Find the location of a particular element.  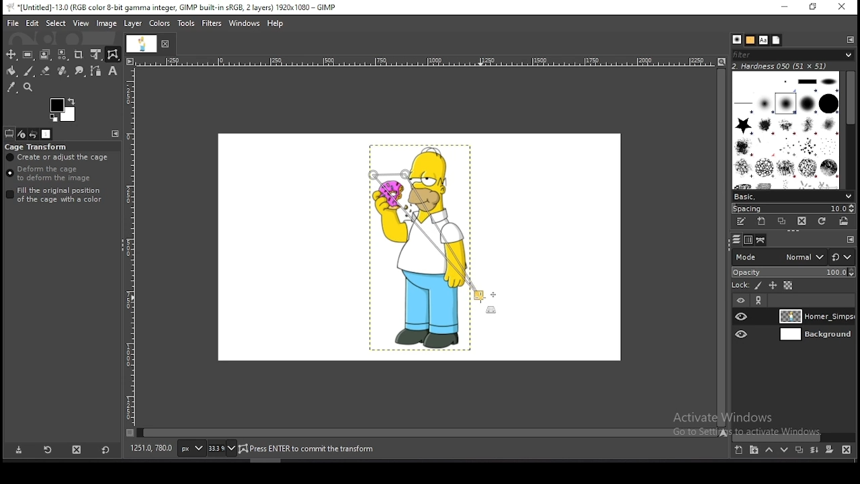

deform the cage to deform the image is located at coordinates (51, 174).